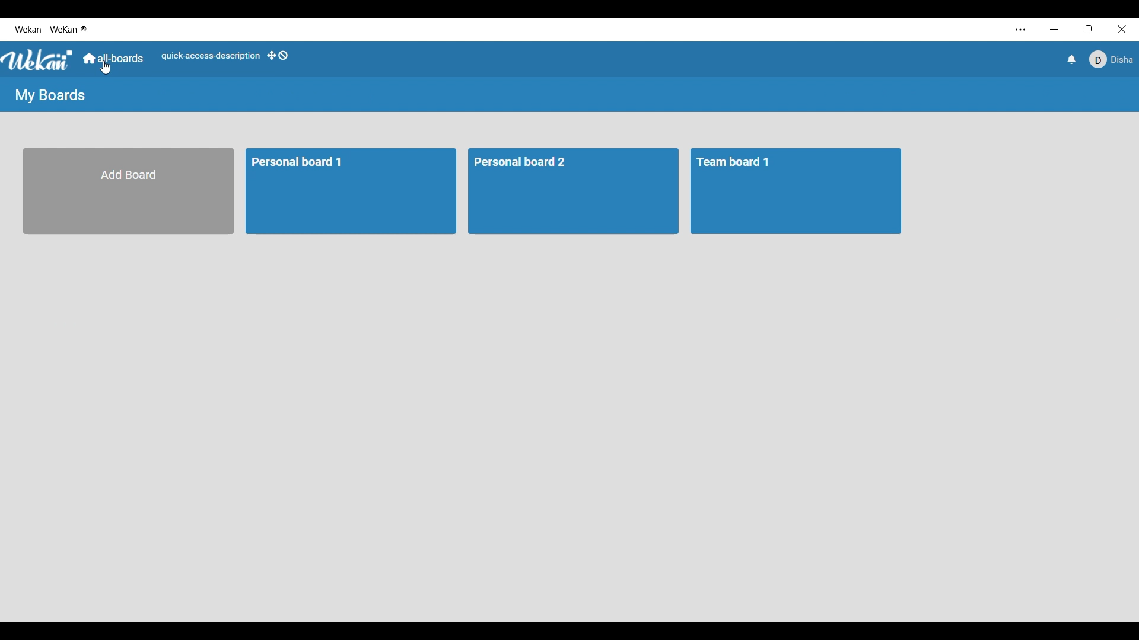 Image resolution: width=1139 pixels, height=640 pixels. What do you see at coordinates (104, 68) in the screenshot?
I see `cursor` at bounding box center [104, 68].